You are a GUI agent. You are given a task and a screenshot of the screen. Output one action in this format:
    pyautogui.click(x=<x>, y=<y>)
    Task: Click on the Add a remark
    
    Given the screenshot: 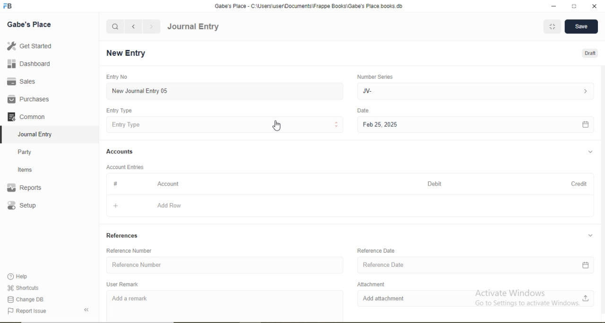 What is the action you would take?
    pyautogui.click(x=226, y=305)
    